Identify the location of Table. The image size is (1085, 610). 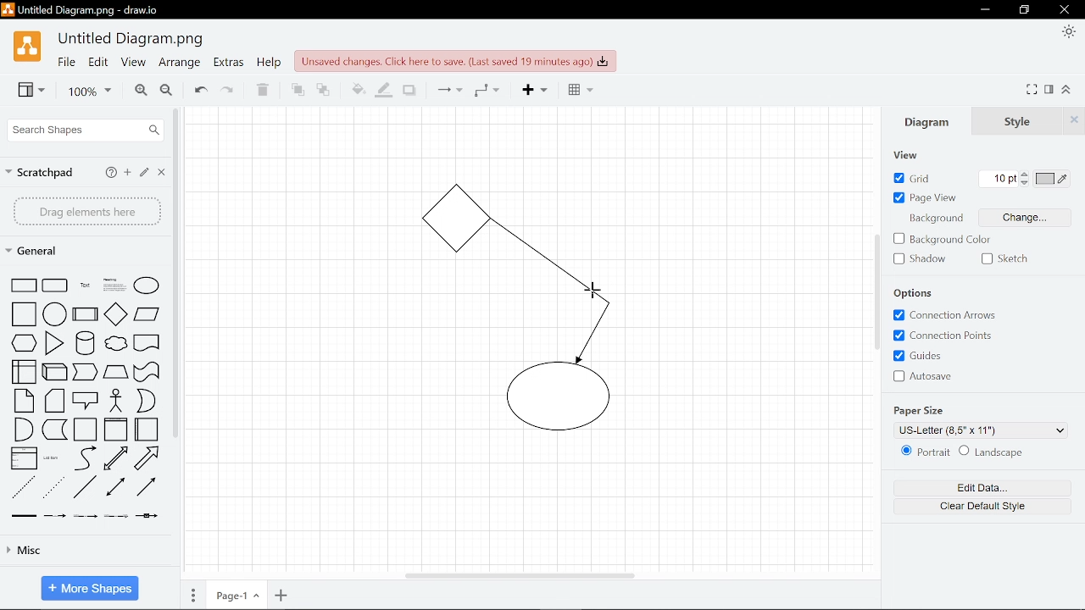
(576, 91).